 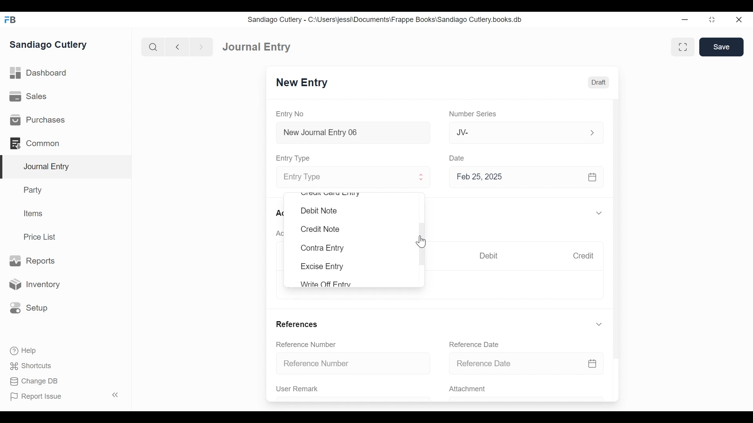 I want to click on Expand, so click(x=599, y=324).